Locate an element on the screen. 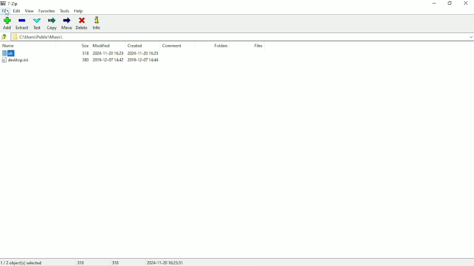  Test is located at coordinates (37, 23).